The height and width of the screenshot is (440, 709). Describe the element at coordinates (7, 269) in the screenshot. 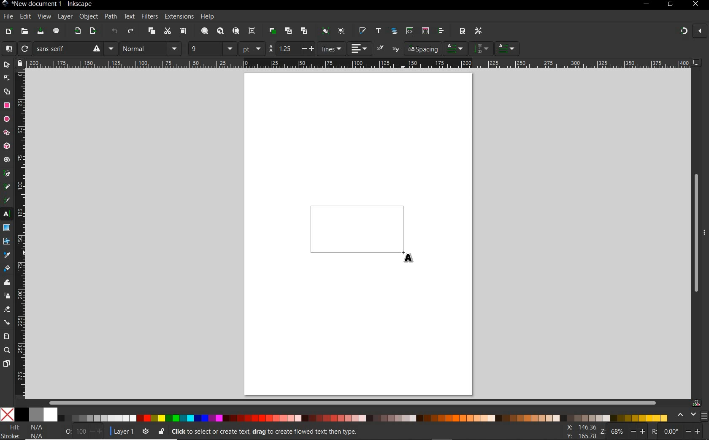

I see `paint bucket tool` at that location.